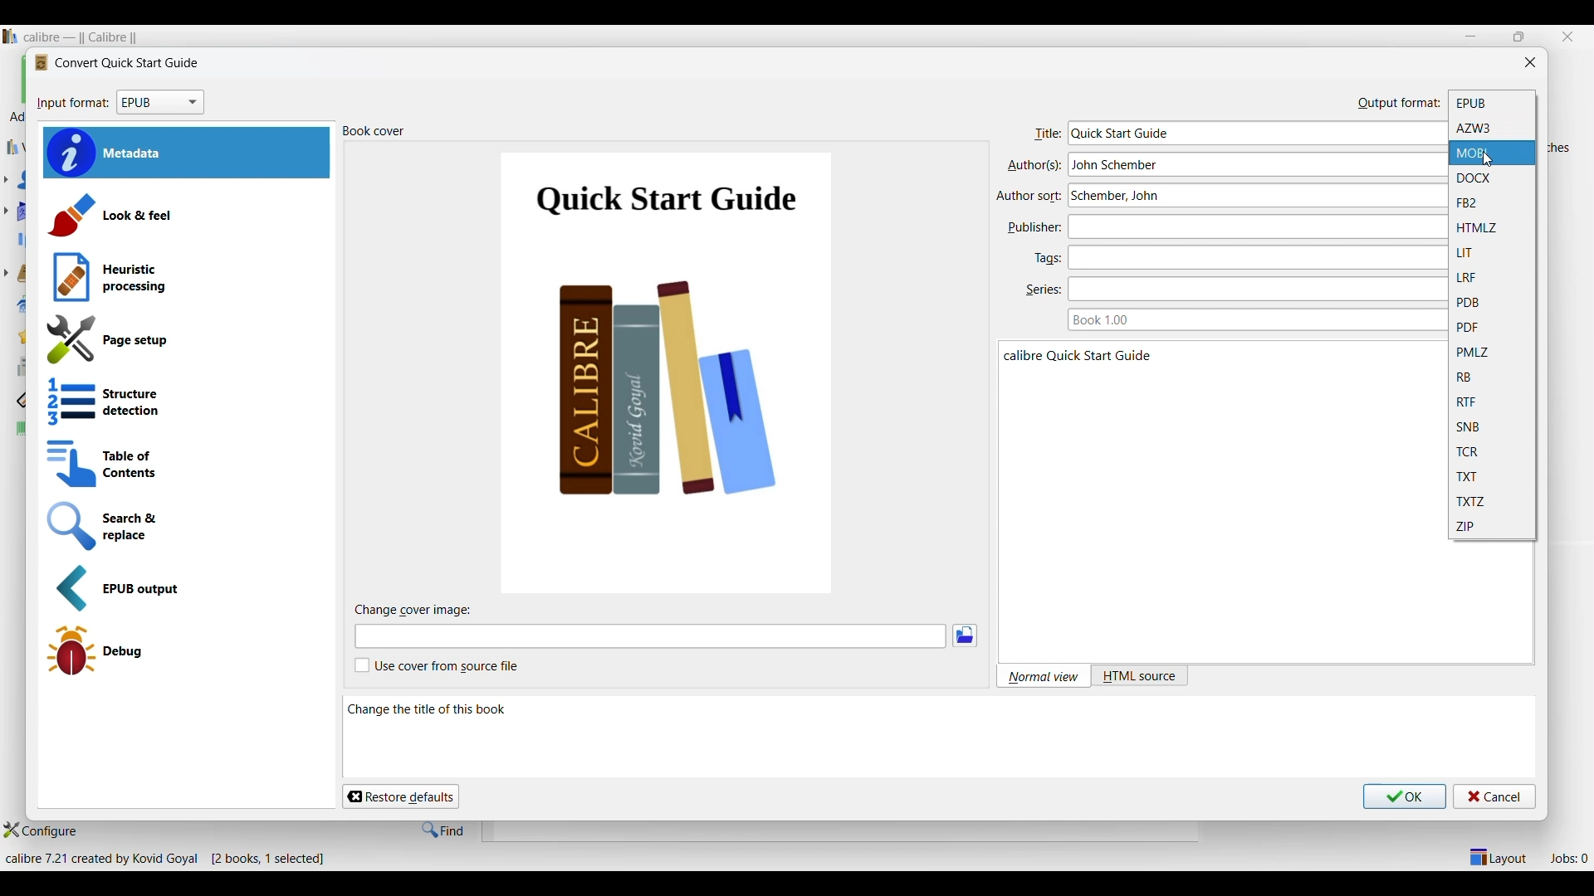  Describe the element at coordinates (1493, 278) in the screenshot. I see `LRF` at that location.